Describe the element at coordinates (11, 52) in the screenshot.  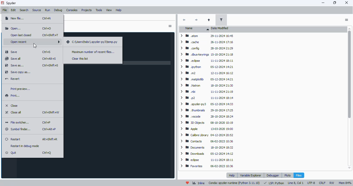
I see `save` at that location.